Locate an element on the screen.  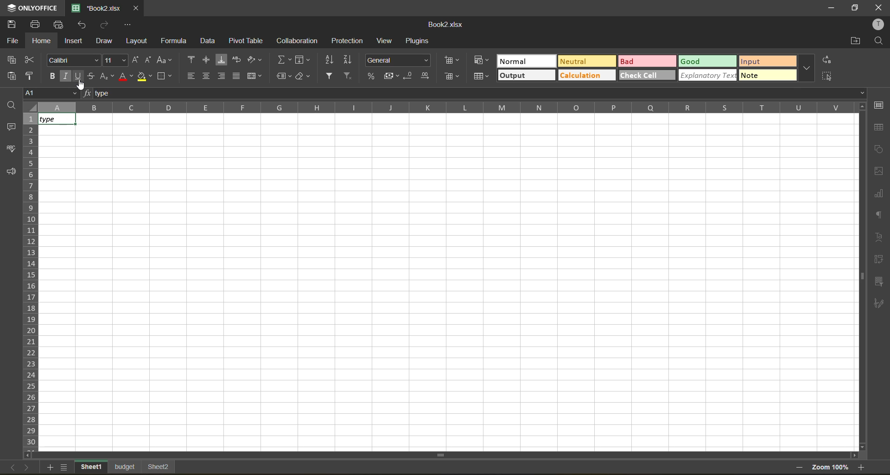
remove cells is located at coordinates (451, 76).